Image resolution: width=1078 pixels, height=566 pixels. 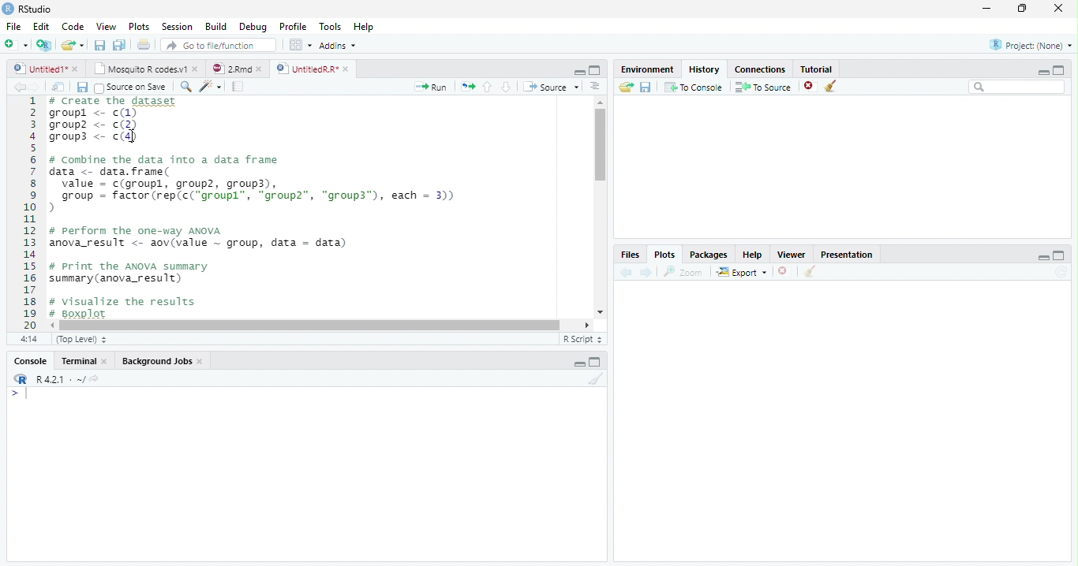 I want to click on Delete file, so click(x=811, y=86).